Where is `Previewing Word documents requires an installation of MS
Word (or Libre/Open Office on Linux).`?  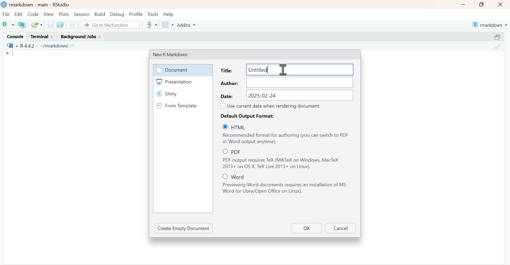
Previewing Word documents requires an installation of MS
Word (or Libre/Open Office on Linux). is located at coordinates (286, 188).